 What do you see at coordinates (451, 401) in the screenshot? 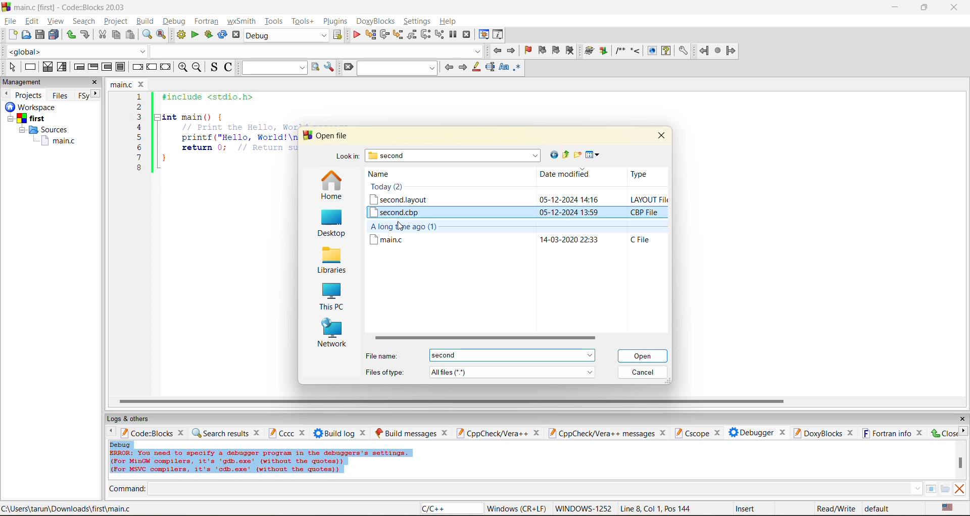
I see `horizontal scroll bar` at bounding box center [451, 401].